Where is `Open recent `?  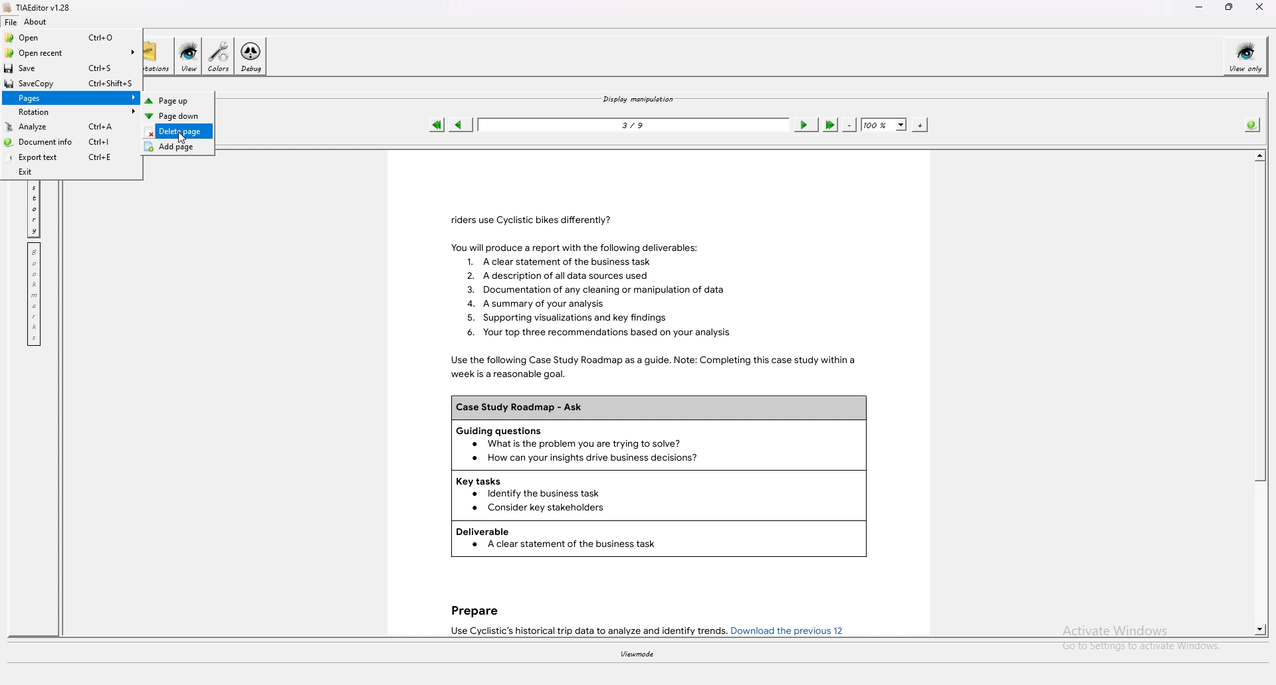
Open recent  is located at coordinates (71, 52).